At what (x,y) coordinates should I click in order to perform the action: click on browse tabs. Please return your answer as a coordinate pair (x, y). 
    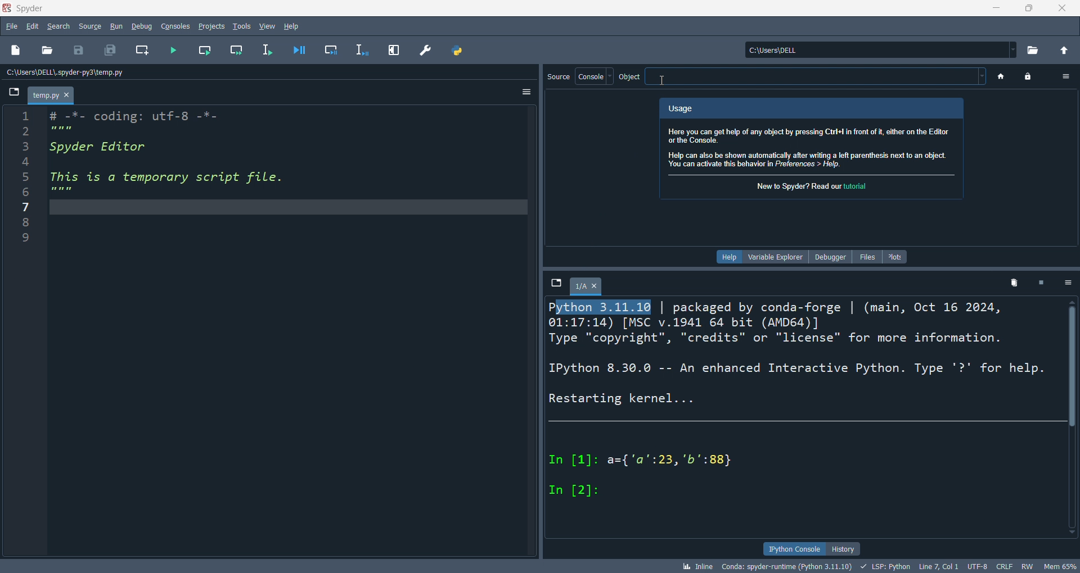
    Looking at the image, I should click on (15, 94).